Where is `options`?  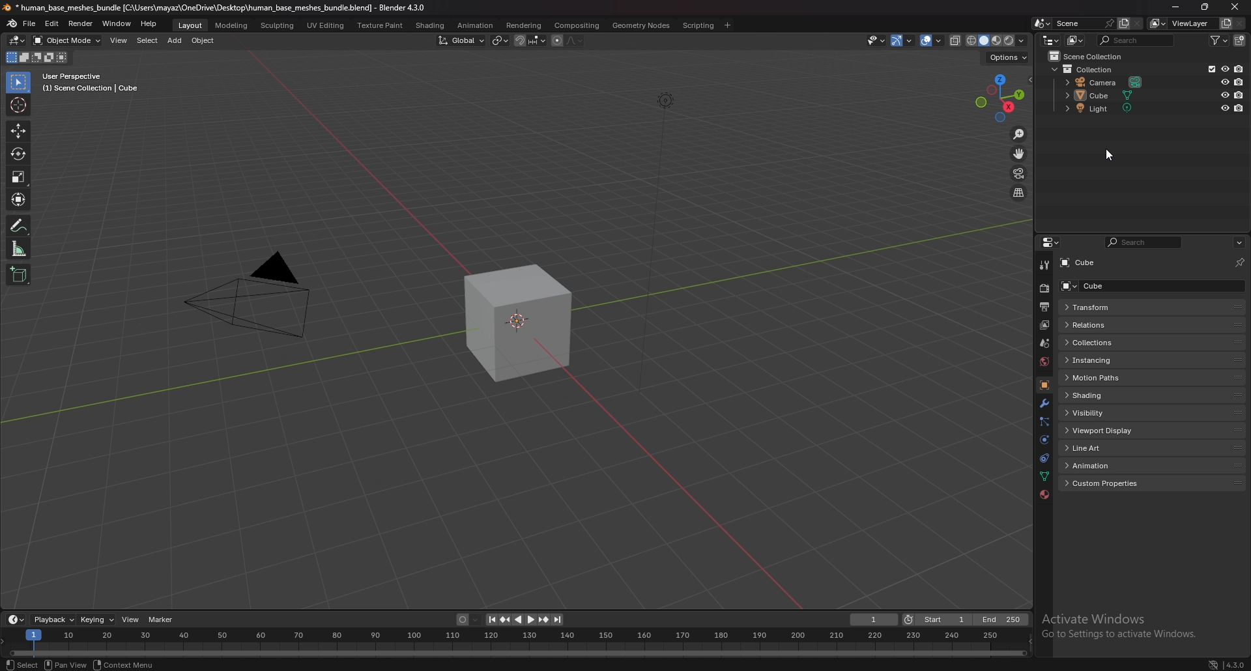 options is located at coordinates (1008, 56).